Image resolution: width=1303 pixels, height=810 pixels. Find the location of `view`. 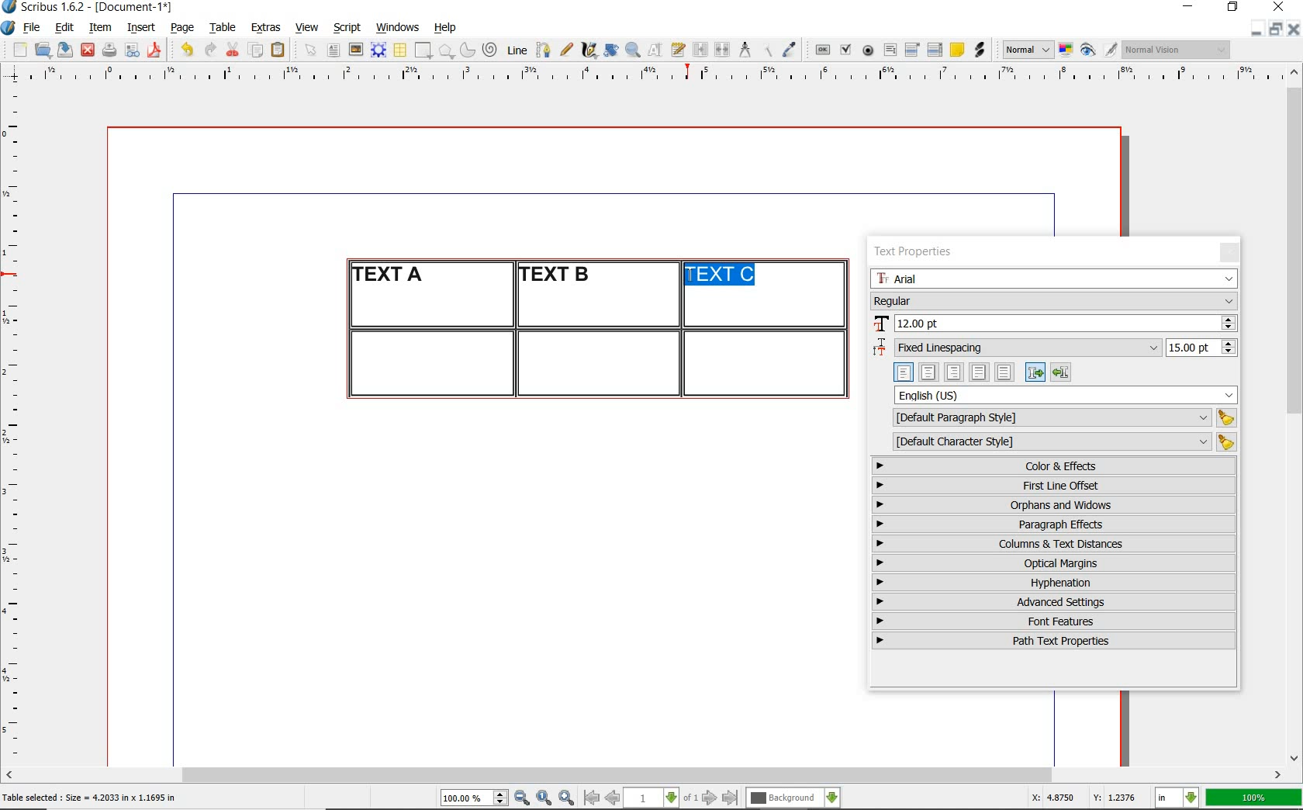

view is located at coordinates (307, 27).